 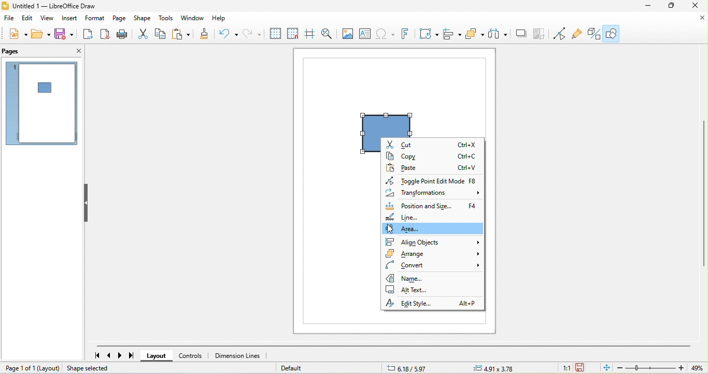 I want to click on edit style, so click(x=434, y=304).